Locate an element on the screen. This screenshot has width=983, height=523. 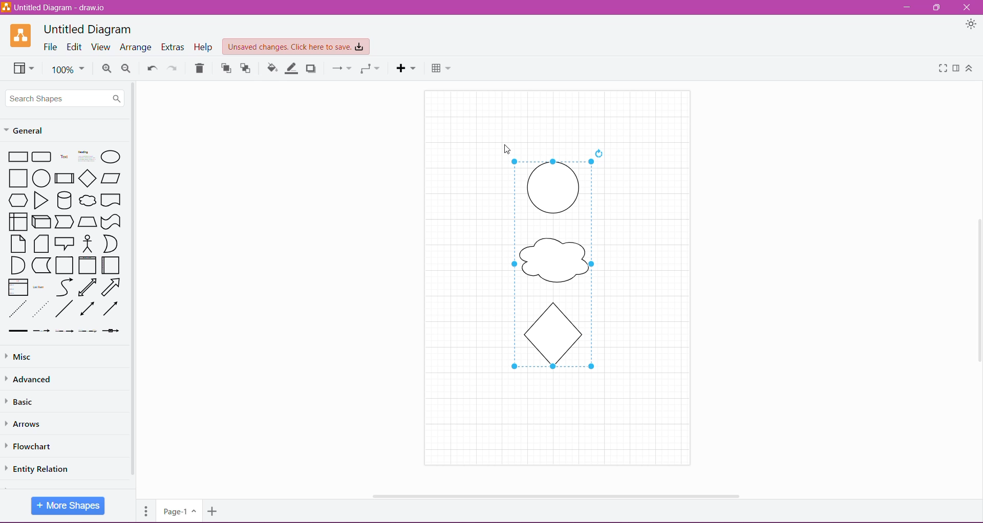
Multiple shapes grouped together is located at coordinates (559, 270).